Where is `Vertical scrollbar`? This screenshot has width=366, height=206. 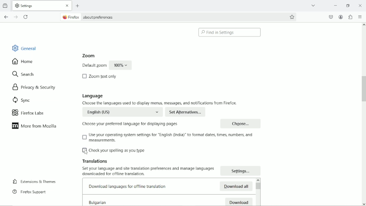 Vertical scrollbar is located at coordinates (363, 89).